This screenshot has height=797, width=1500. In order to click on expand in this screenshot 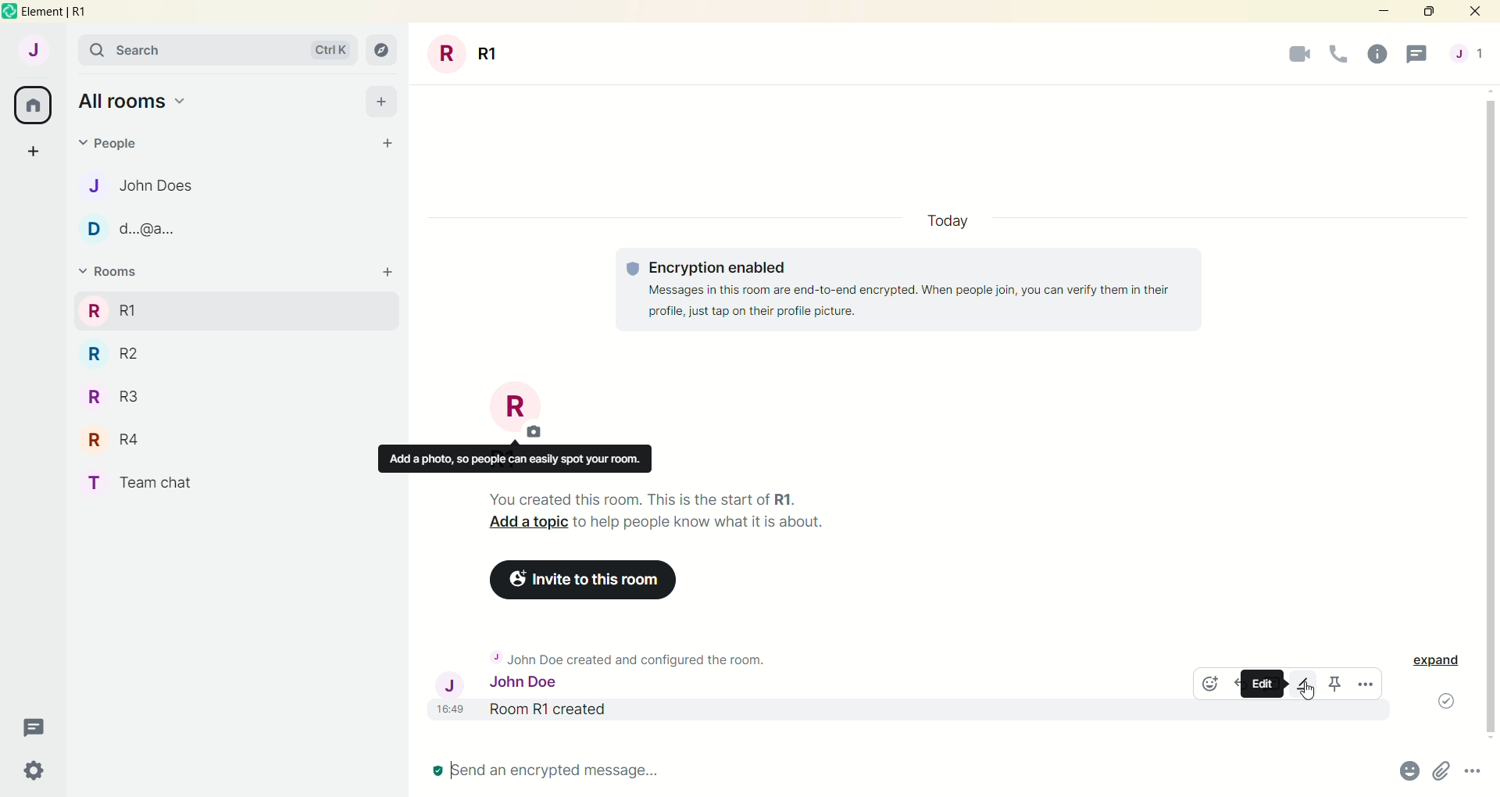, I will do `click(1442, 662)`.